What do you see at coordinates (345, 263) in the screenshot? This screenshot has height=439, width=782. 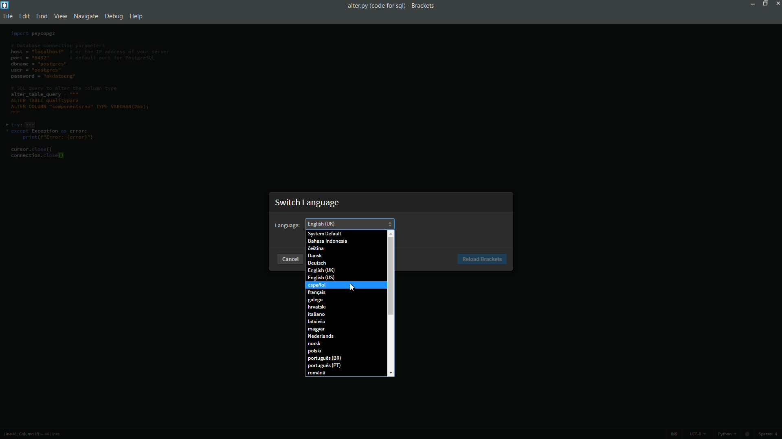 I see `Deutsch` at bounding box center [345, 263].